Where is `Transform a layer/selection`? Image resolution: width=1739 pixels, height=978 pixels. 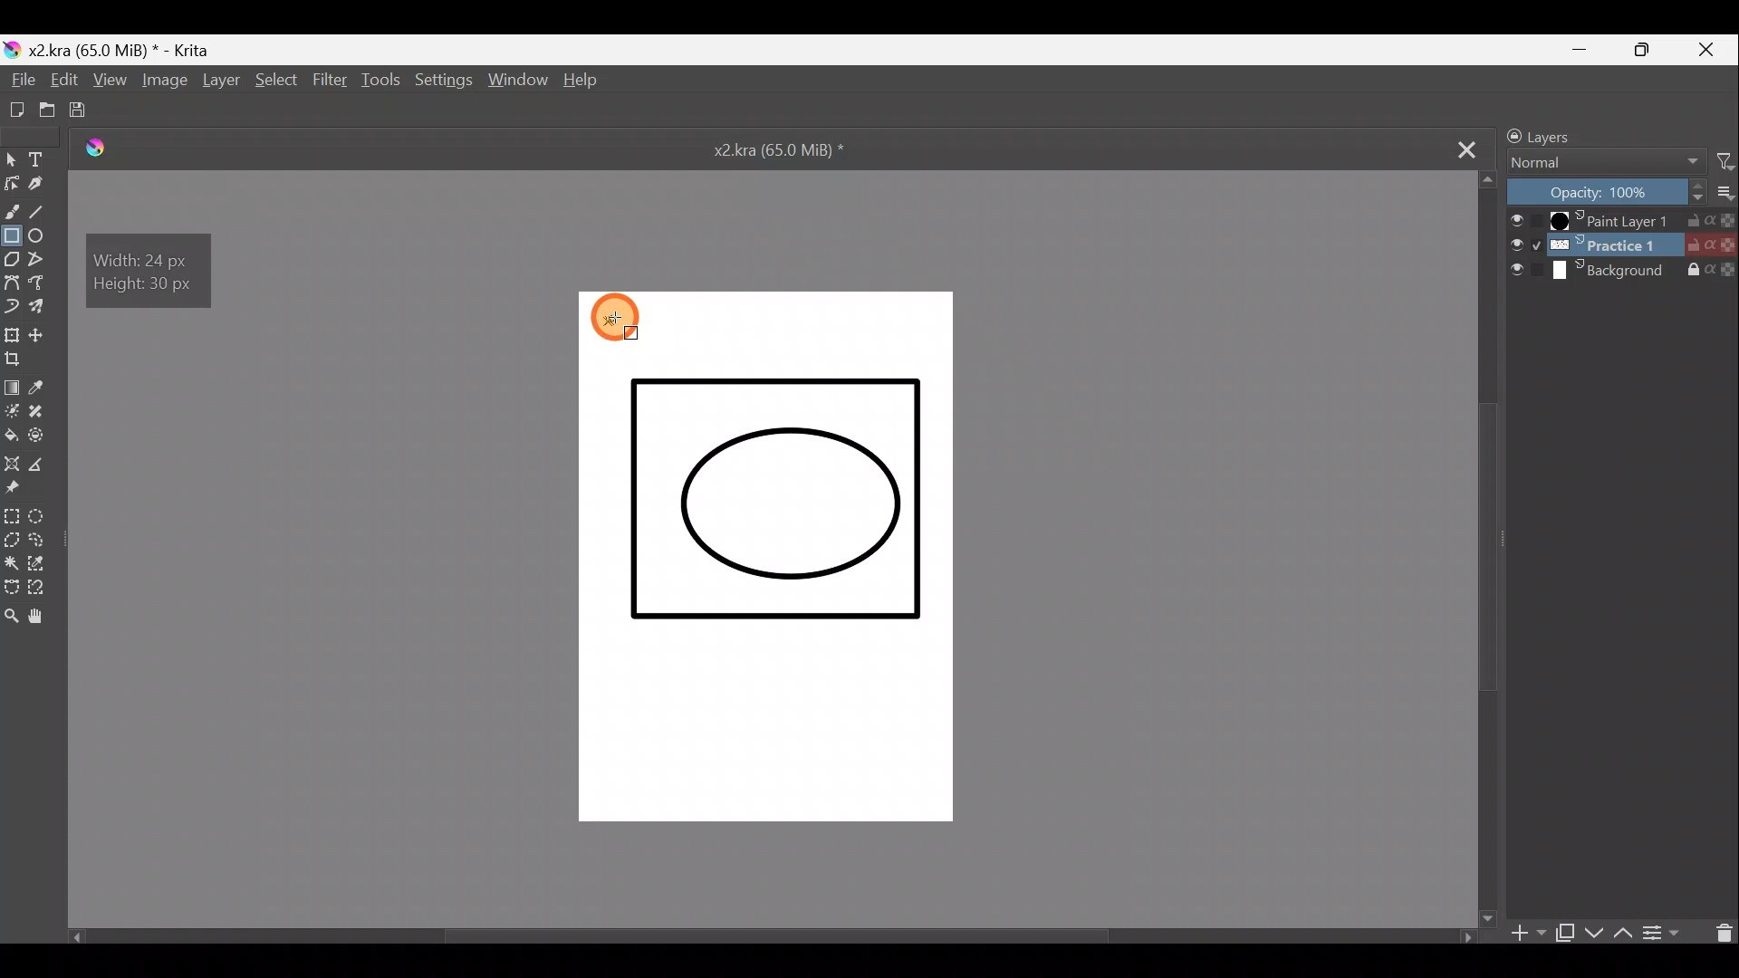 Transform a layer/selection is located at coordinates (11, 331).